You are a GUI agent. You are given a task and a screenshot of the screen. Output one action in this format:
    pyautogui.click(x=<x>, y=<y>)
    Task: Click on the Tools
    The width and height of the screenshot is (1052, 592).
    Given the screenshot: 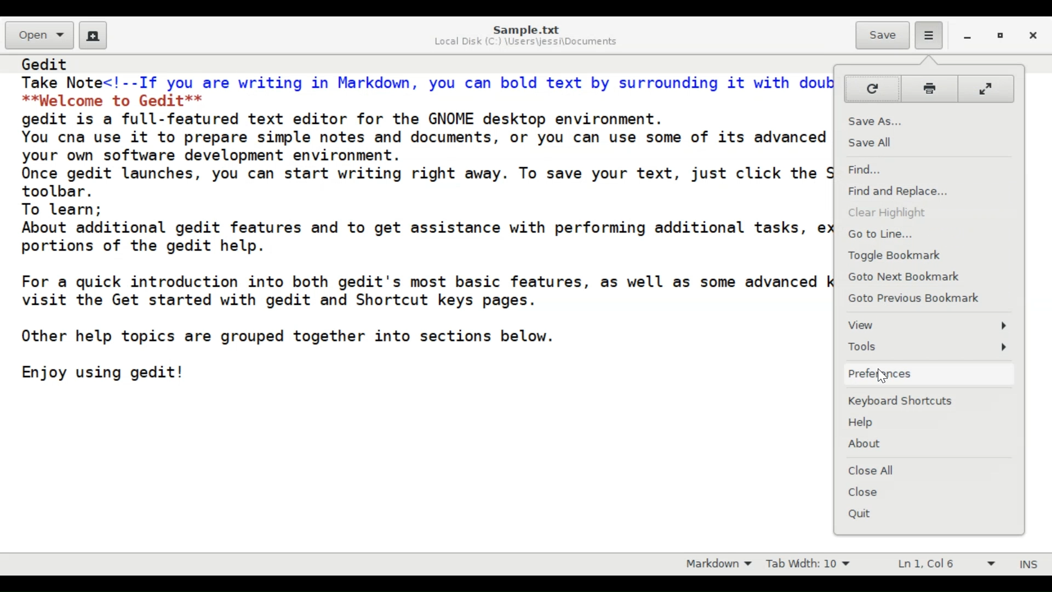 What is the action you would take?
    pyautogui.click(x=929, y=346)
    